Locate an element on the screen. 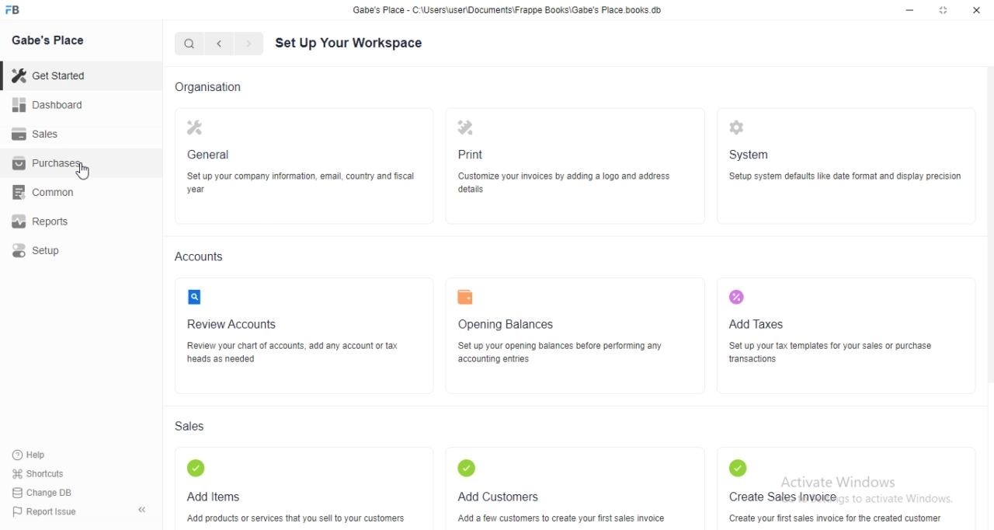  System Setup system defaults like date format and display precision is located at coordinates (846, 165).